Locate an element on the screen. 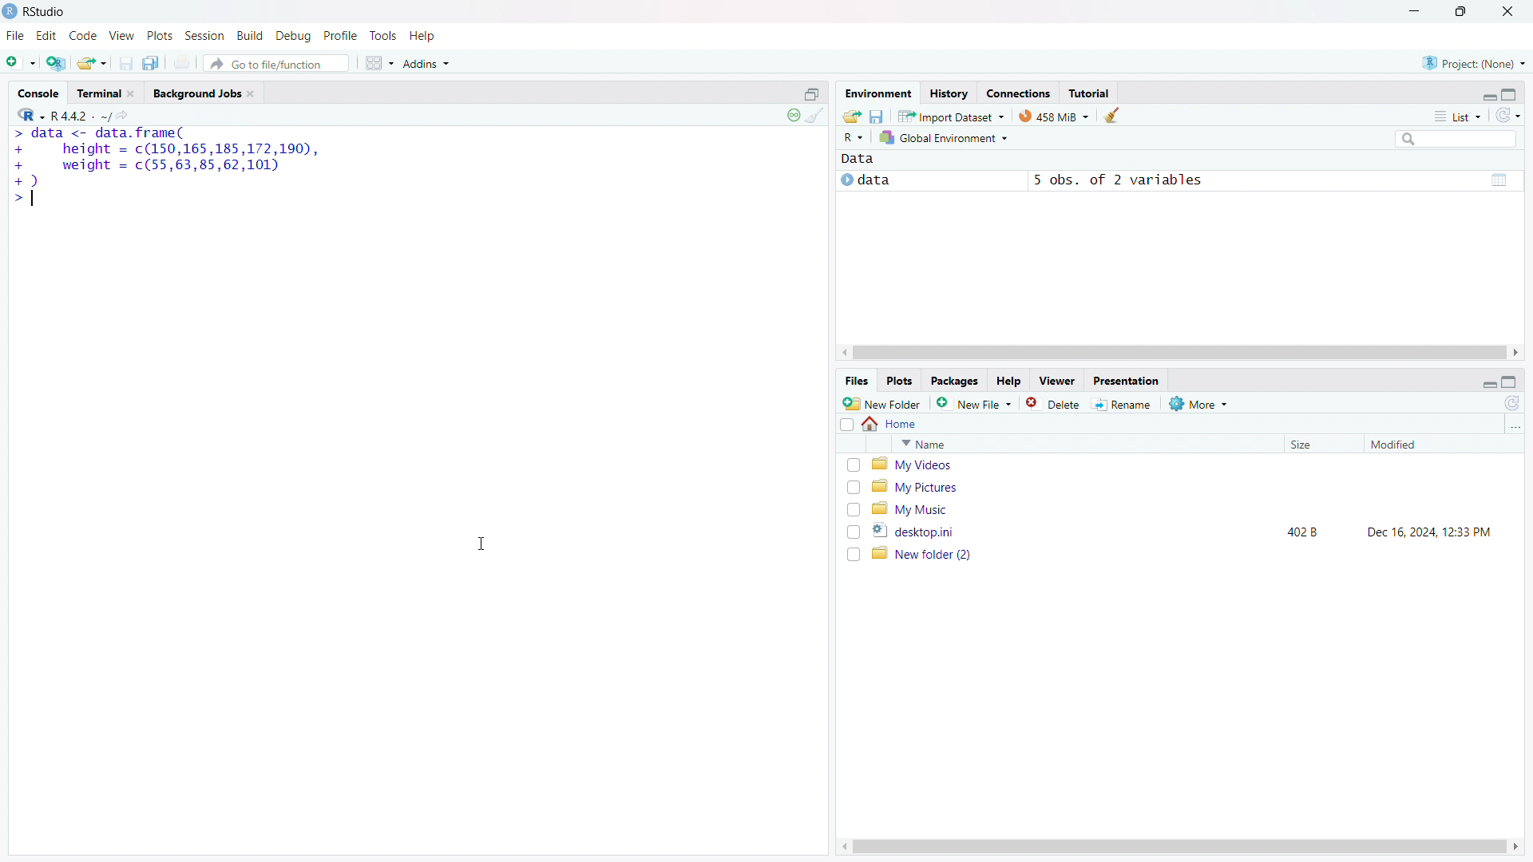 The height and width of the screenshot is (862, 1533). connections is located at coordinates (1018, 93).